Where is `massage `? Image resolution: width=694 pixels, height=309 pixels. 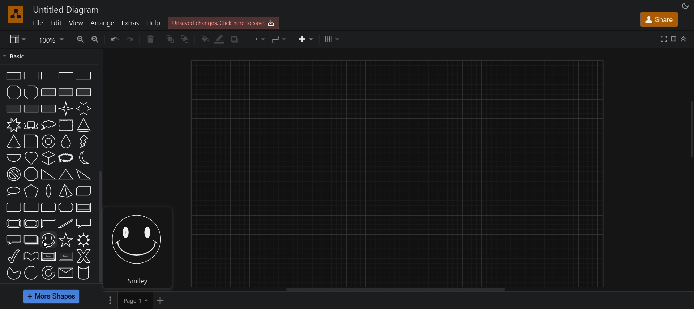
massage  is located at coordinates (65, 273).